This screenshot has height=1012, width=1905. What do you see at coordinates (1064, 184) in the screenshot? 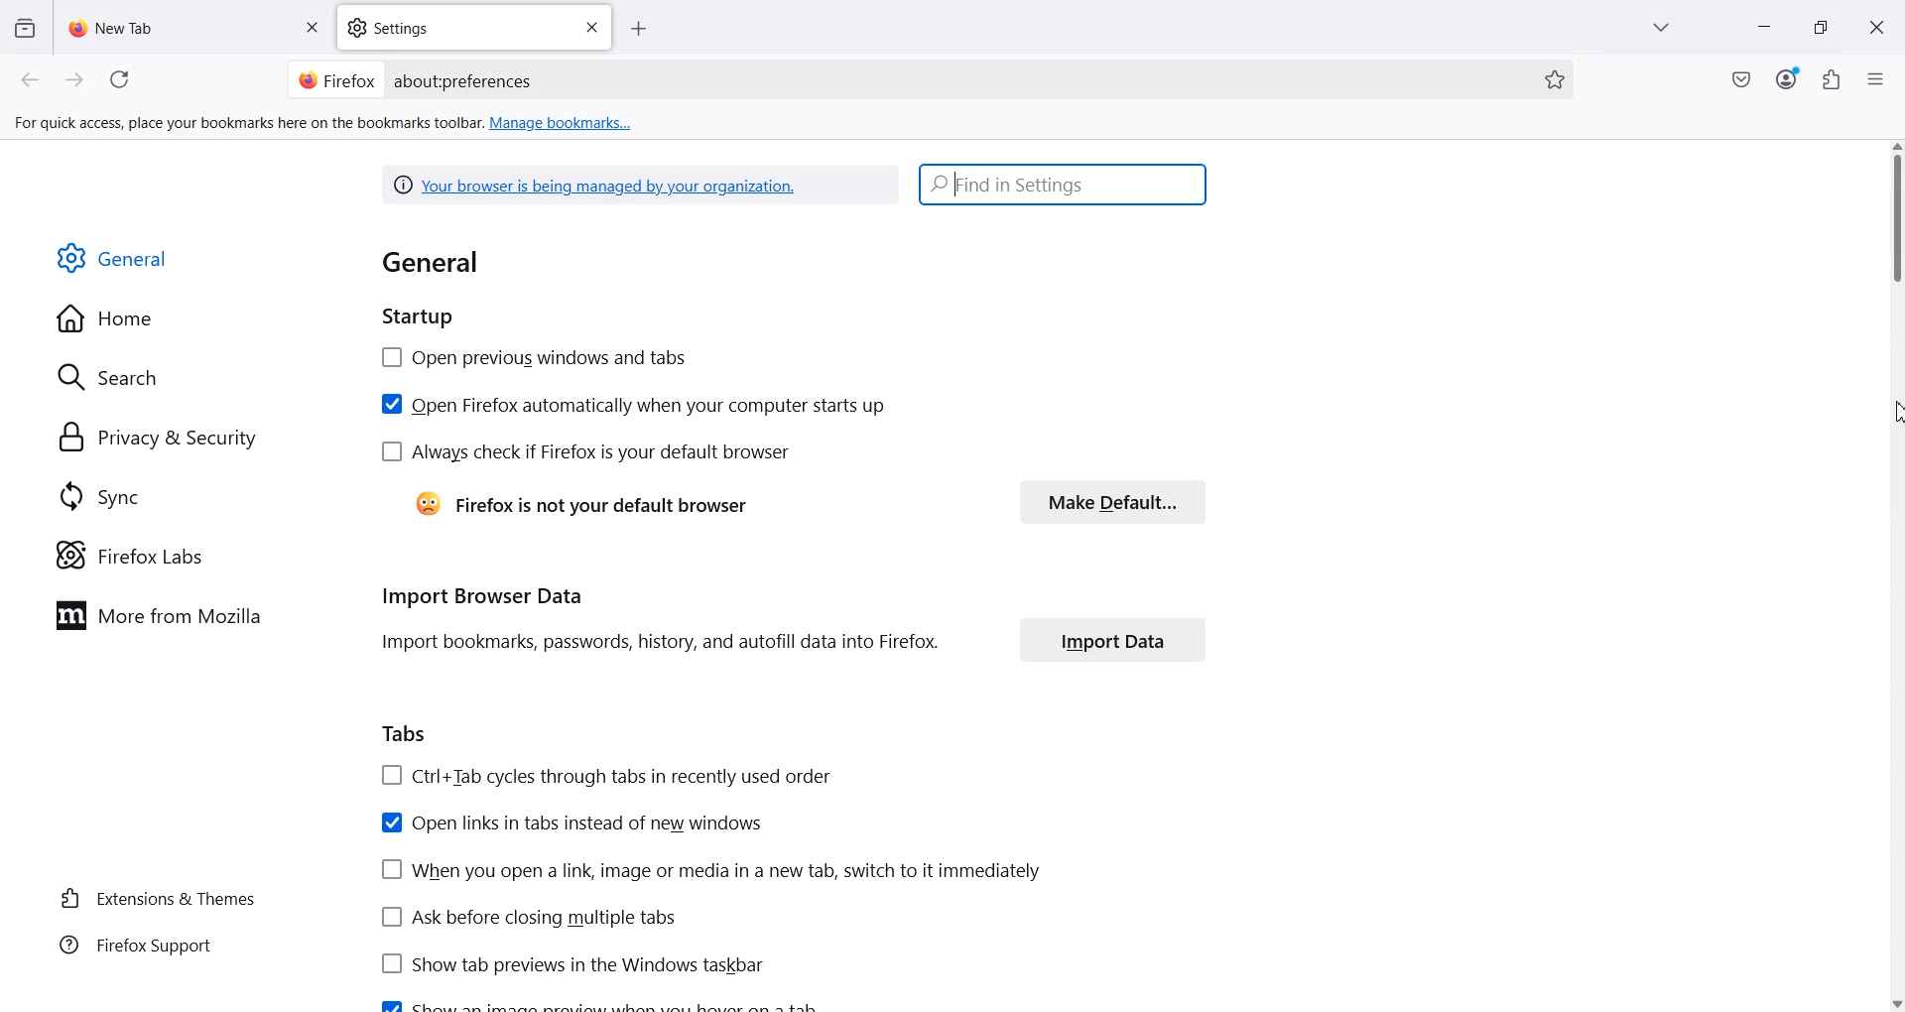
I see `Search Bar` at bounding box center [1064, 184].